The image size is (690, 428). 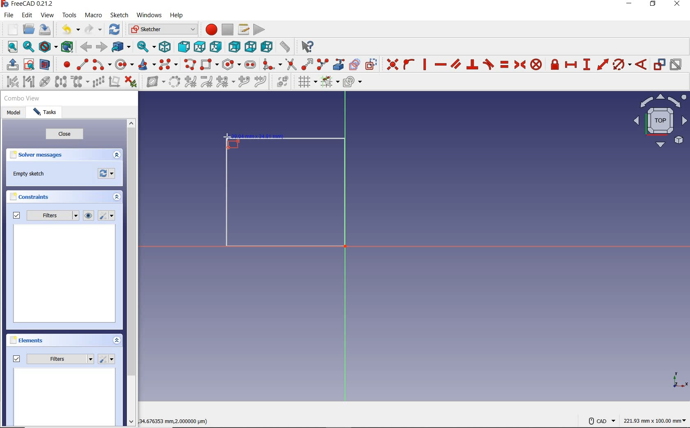 What do you see at coordinates (131, 82) in the screenshot?
I see `delete all constraints` at bounding box center [131, 82].